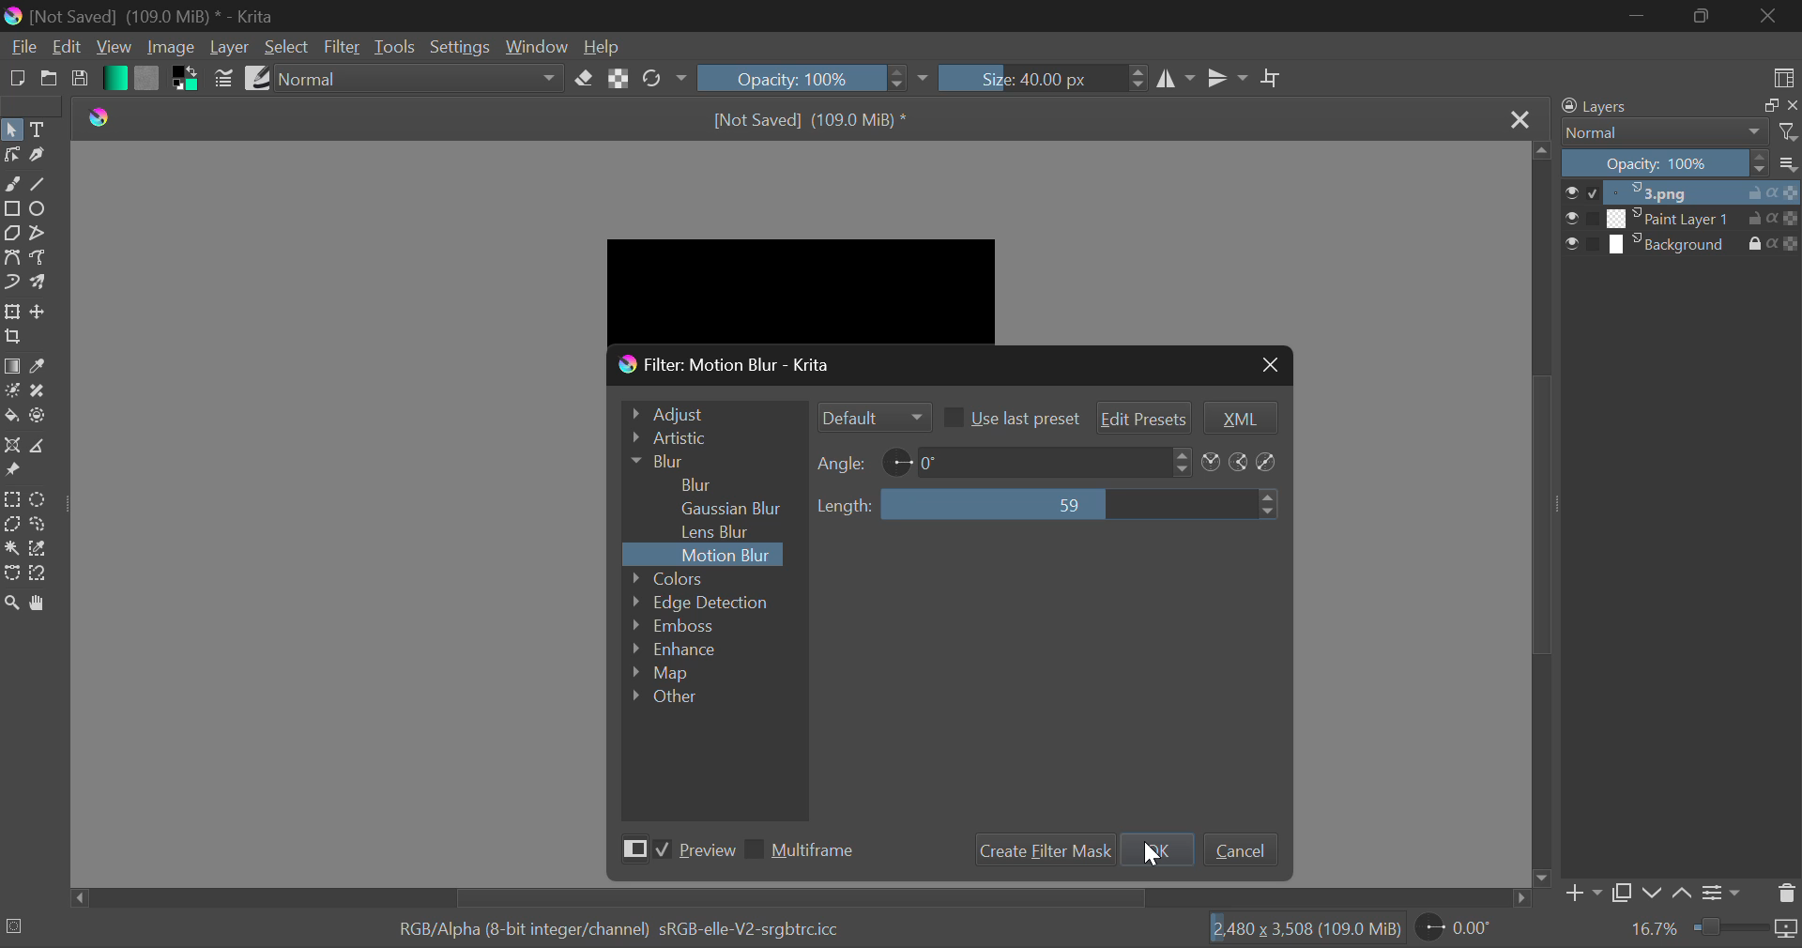 The height and width of the screenshot is (948, 1802). What do you see at coordinates (1652, 893) in the screenshot?
I see `Move Layer Down` at bounding box center [1652, 893].